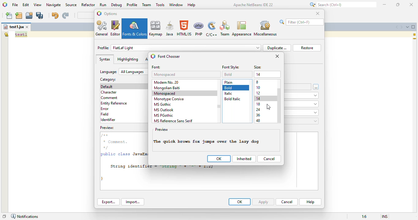  Describe the element at coordinates (156, 68) in the screenshot. I see `font: ` at that location.